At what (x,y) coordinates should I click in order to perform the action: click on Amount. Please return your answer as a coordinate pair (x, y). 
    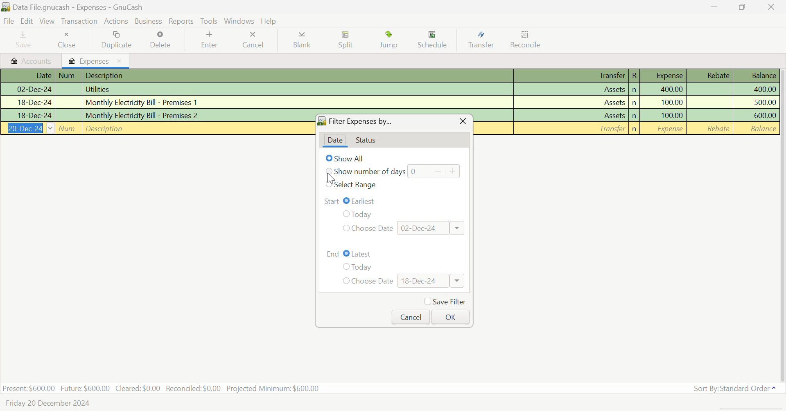
    Looking at the image, I should click on (671, 103).